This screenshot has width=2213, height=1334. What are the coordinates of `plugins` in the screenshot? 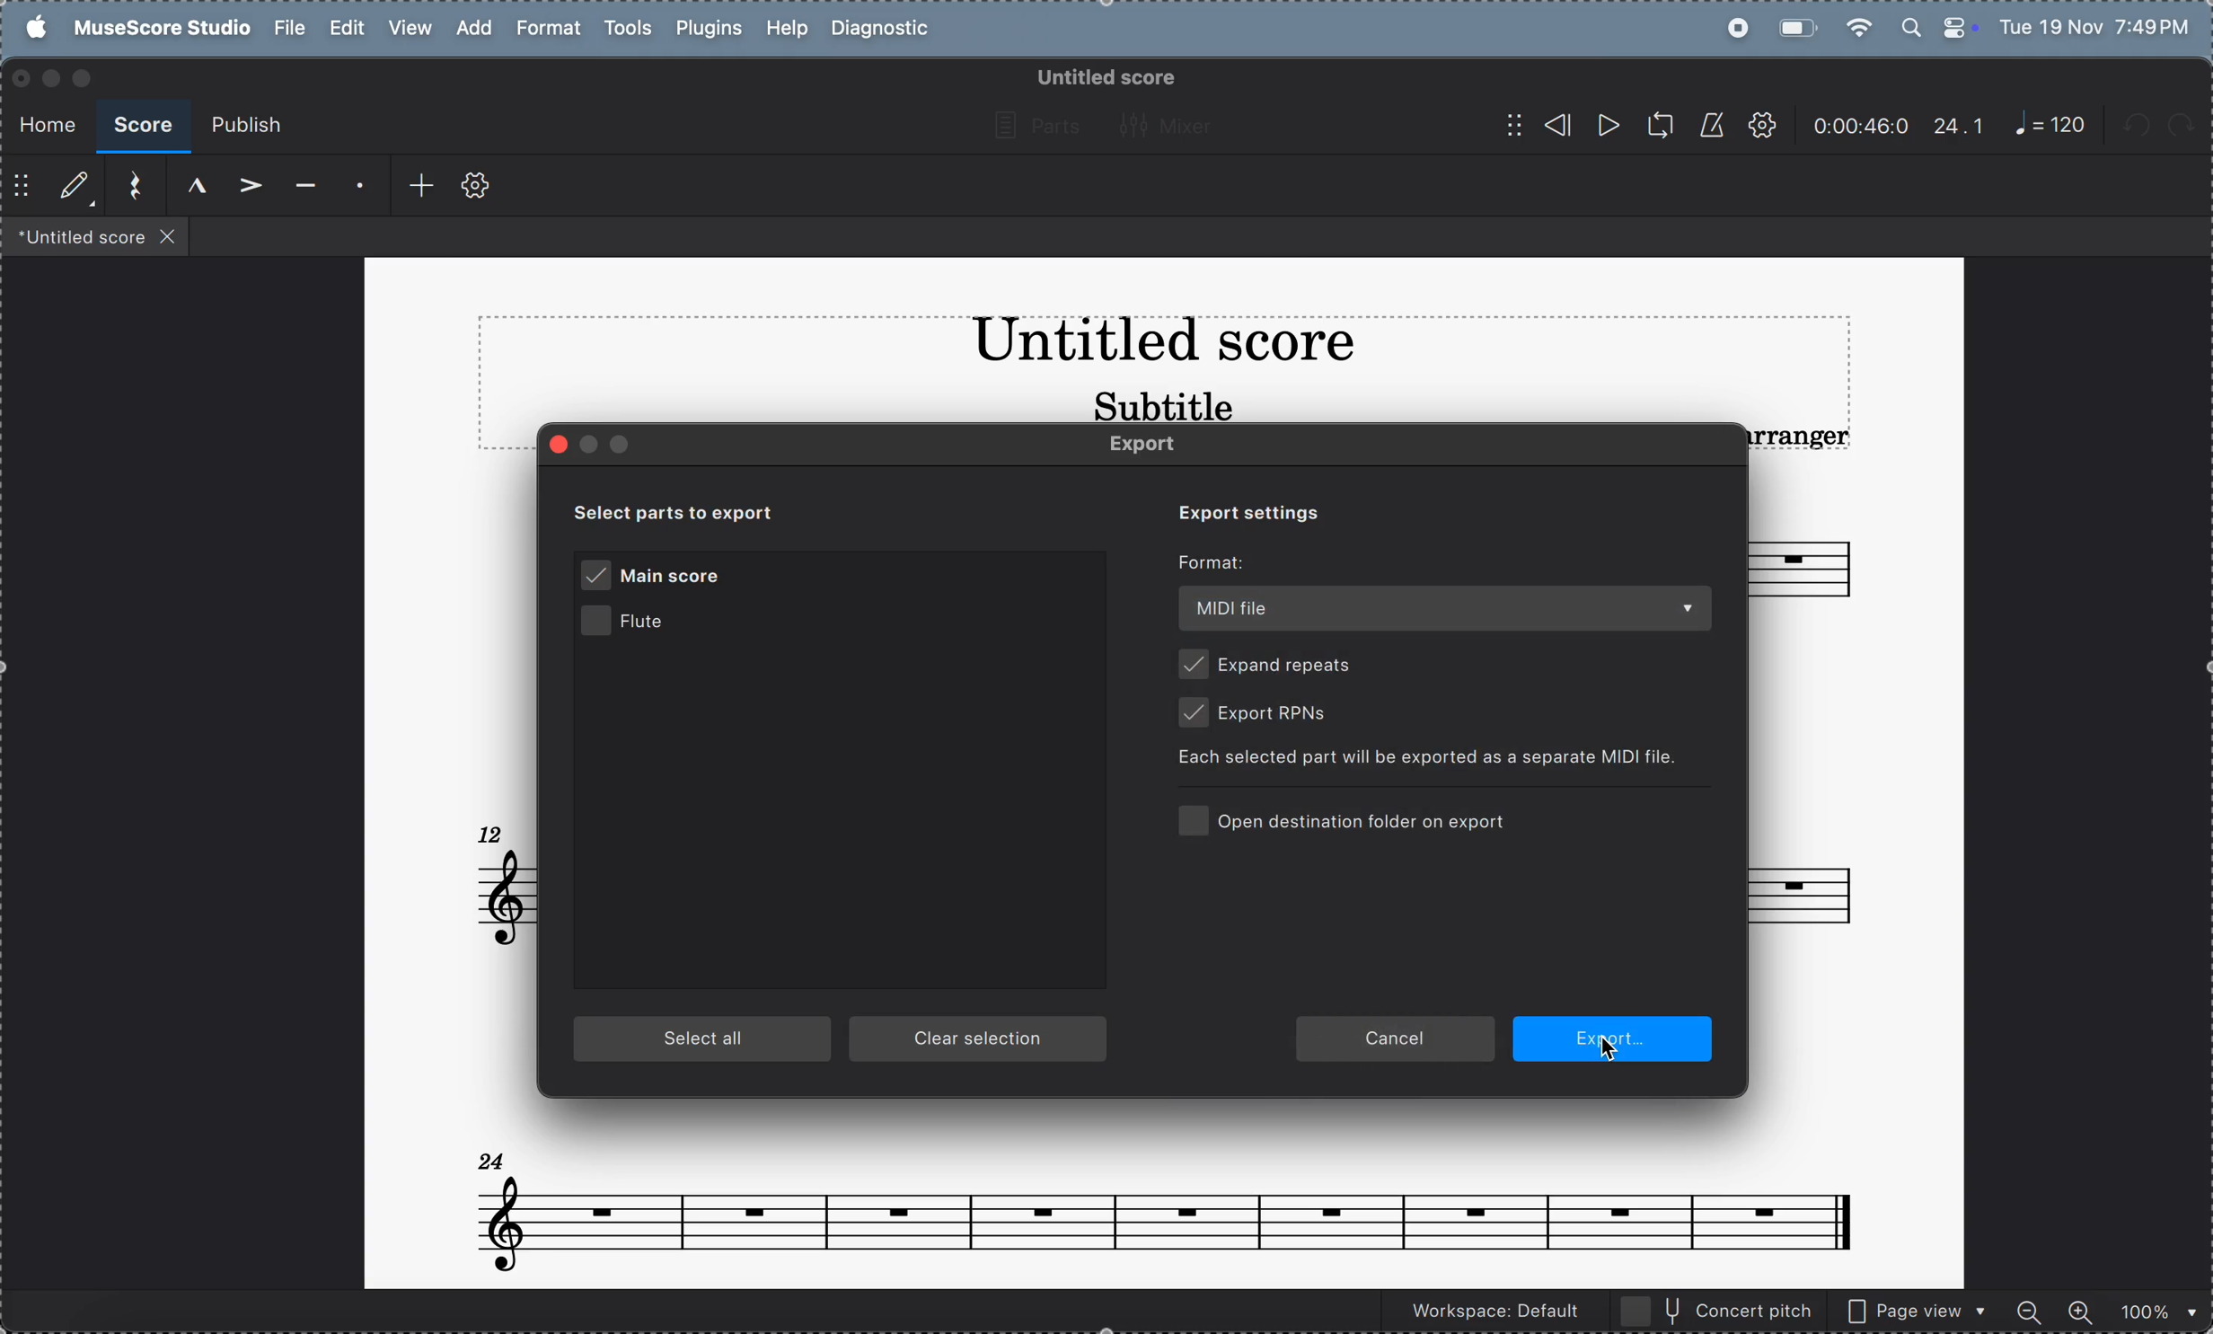 It's located at (704, 31).